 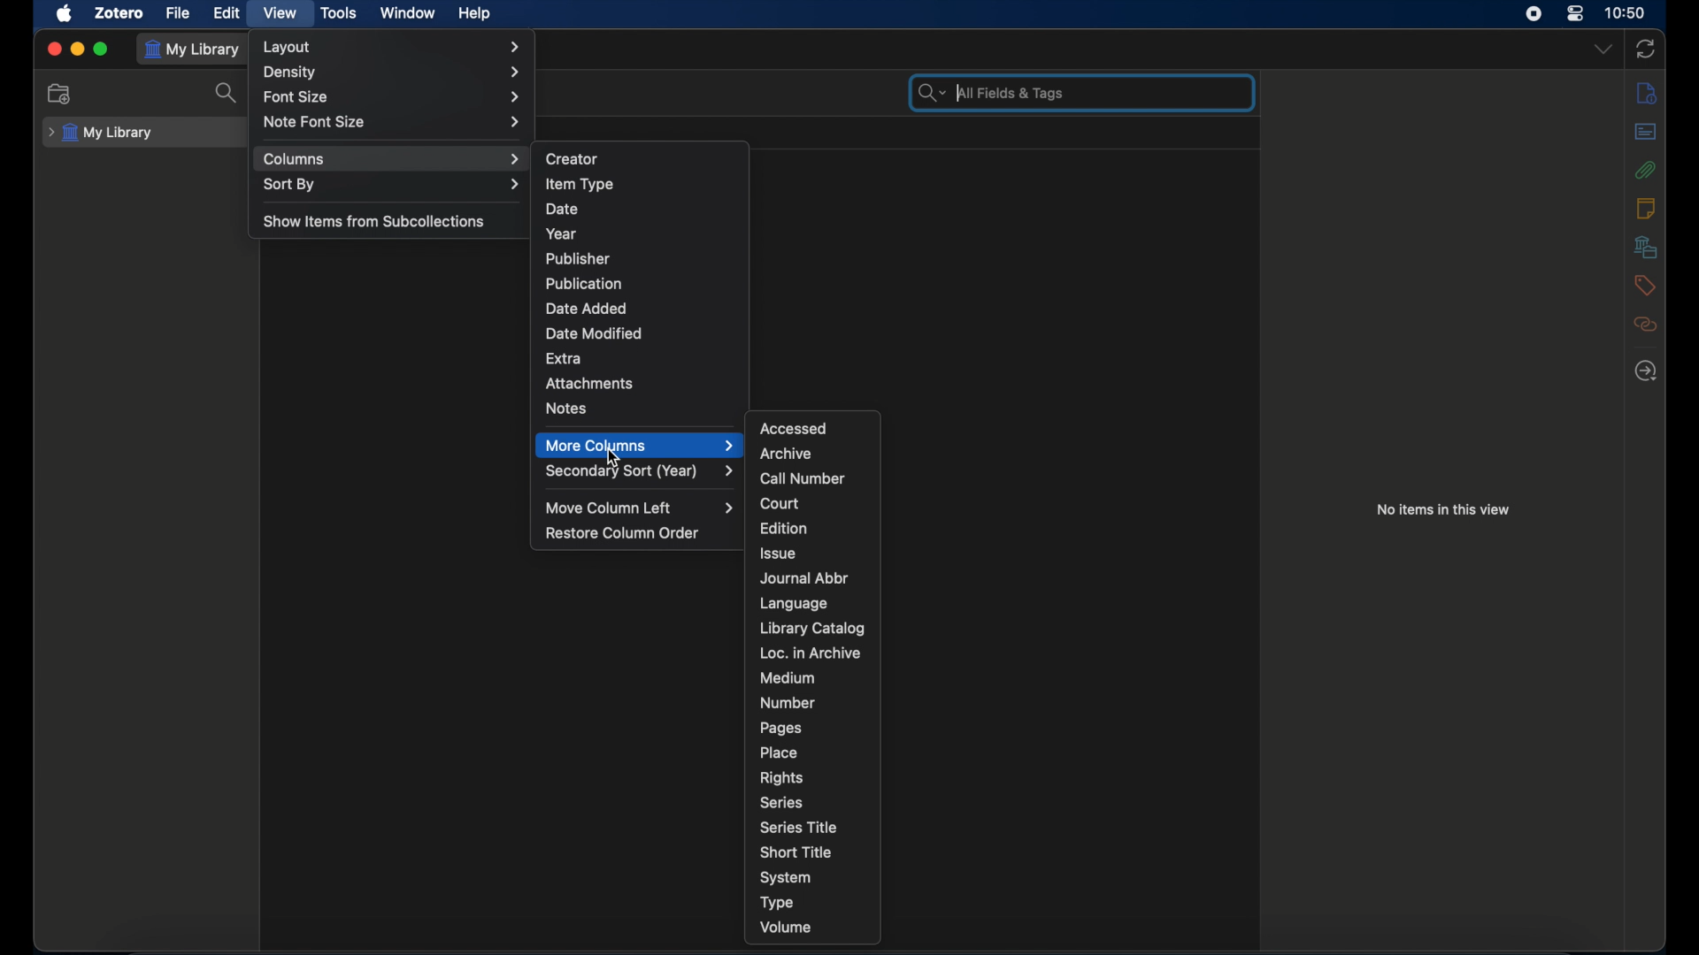 I want to click on info, so click(x=1646, y=93).